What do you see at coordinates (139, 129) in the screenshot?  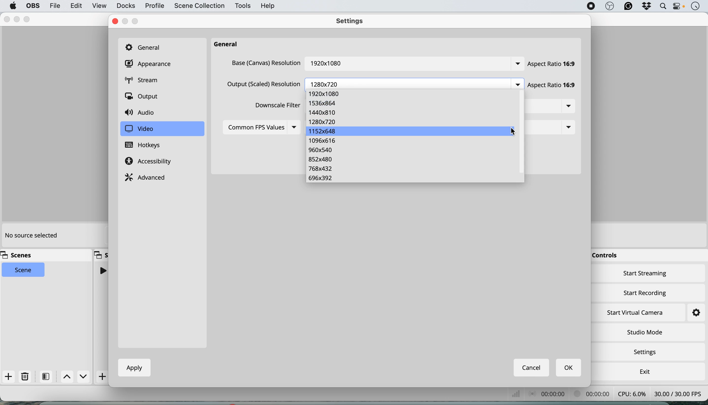 I see `video` at bounding box center [139, 129].